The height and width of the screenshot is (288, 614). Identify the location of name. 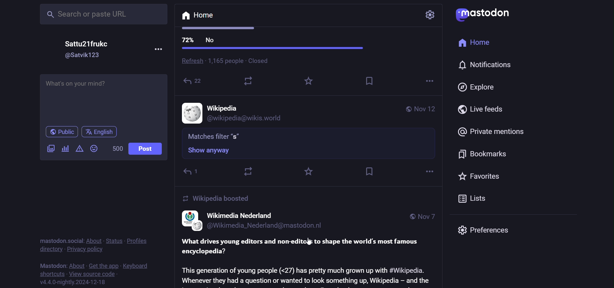
(86, 43).